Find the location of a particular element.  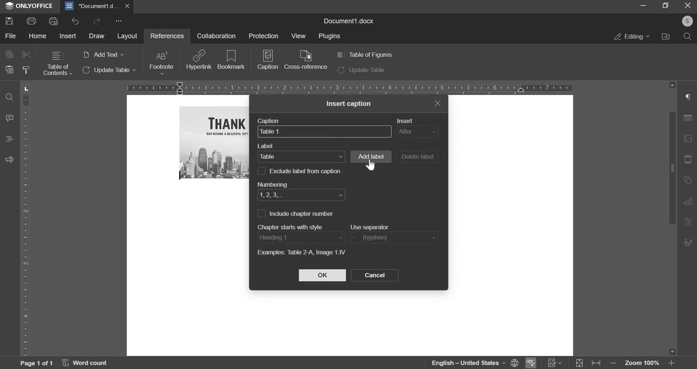

rotate is located at coordinates (689, 181).